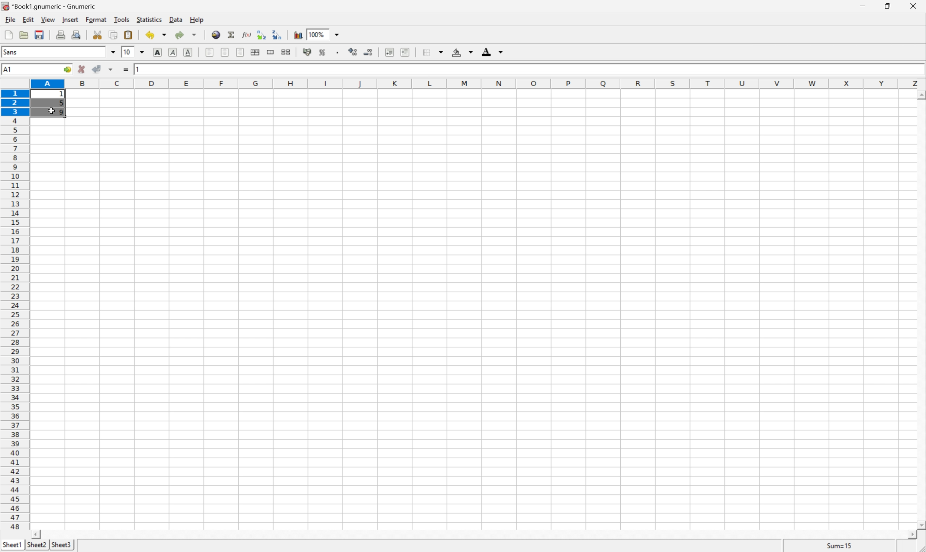 This screenshot has width=926, height=552. What do you see at coordinates (29, 19) in the screenshot?
I see `edit` at bounding box center [29, 19].